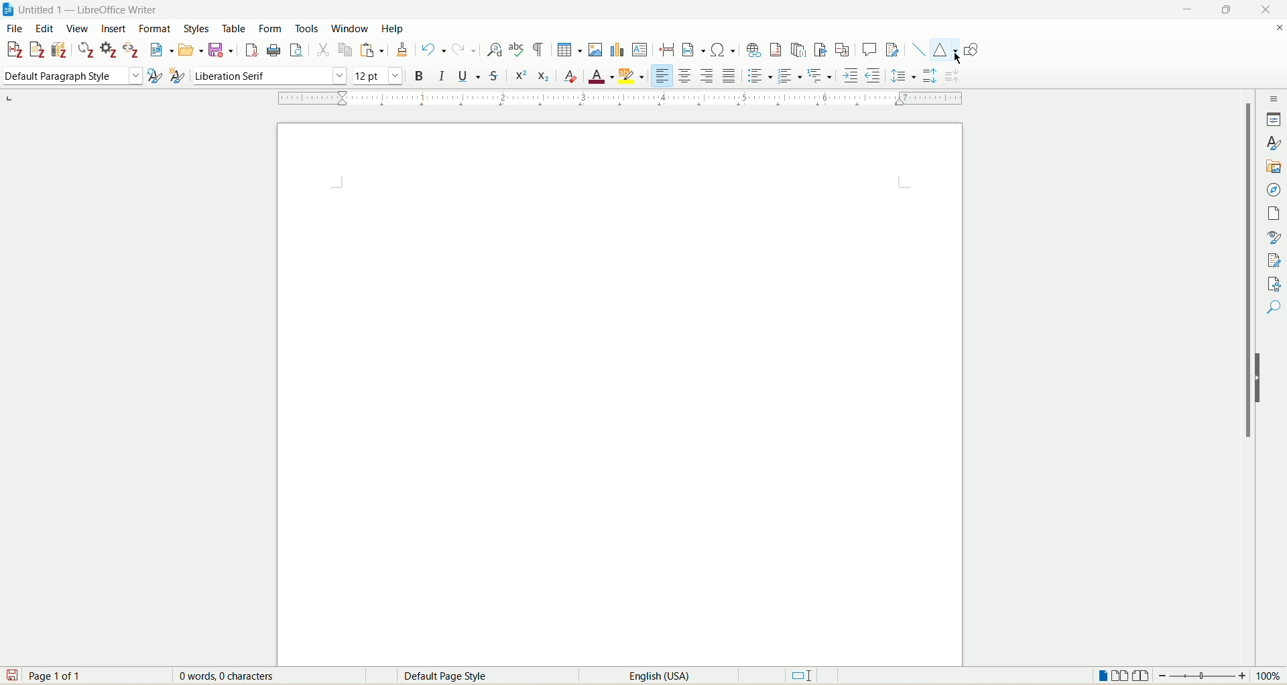 Image resolution: width=1287 pixels, height=685 pixels. What do you see at coordinates (955, 60) in the screenshot?
I see `Cursor` at bounding box center [955, 60].